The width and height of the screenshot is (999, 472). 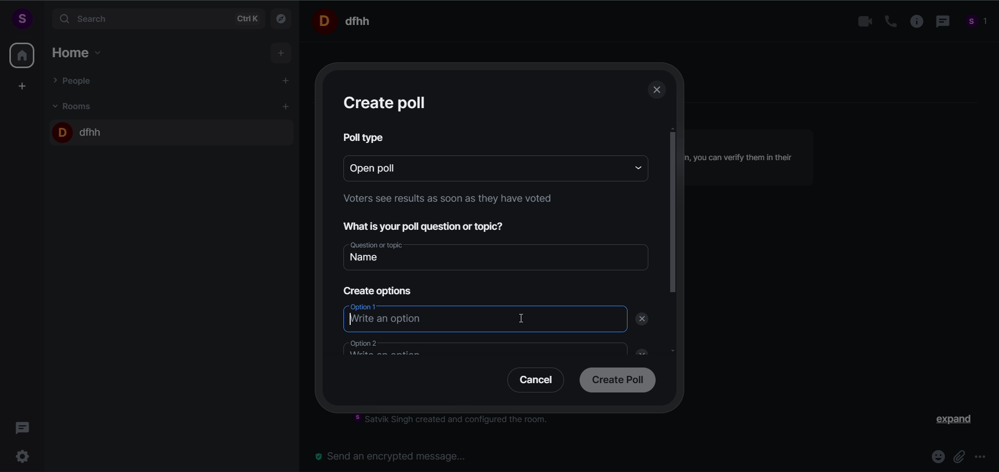 What do you see at coordinates (349, 319) in the screenshot?
I see `typing cursor` at bounding box center [349, 319].